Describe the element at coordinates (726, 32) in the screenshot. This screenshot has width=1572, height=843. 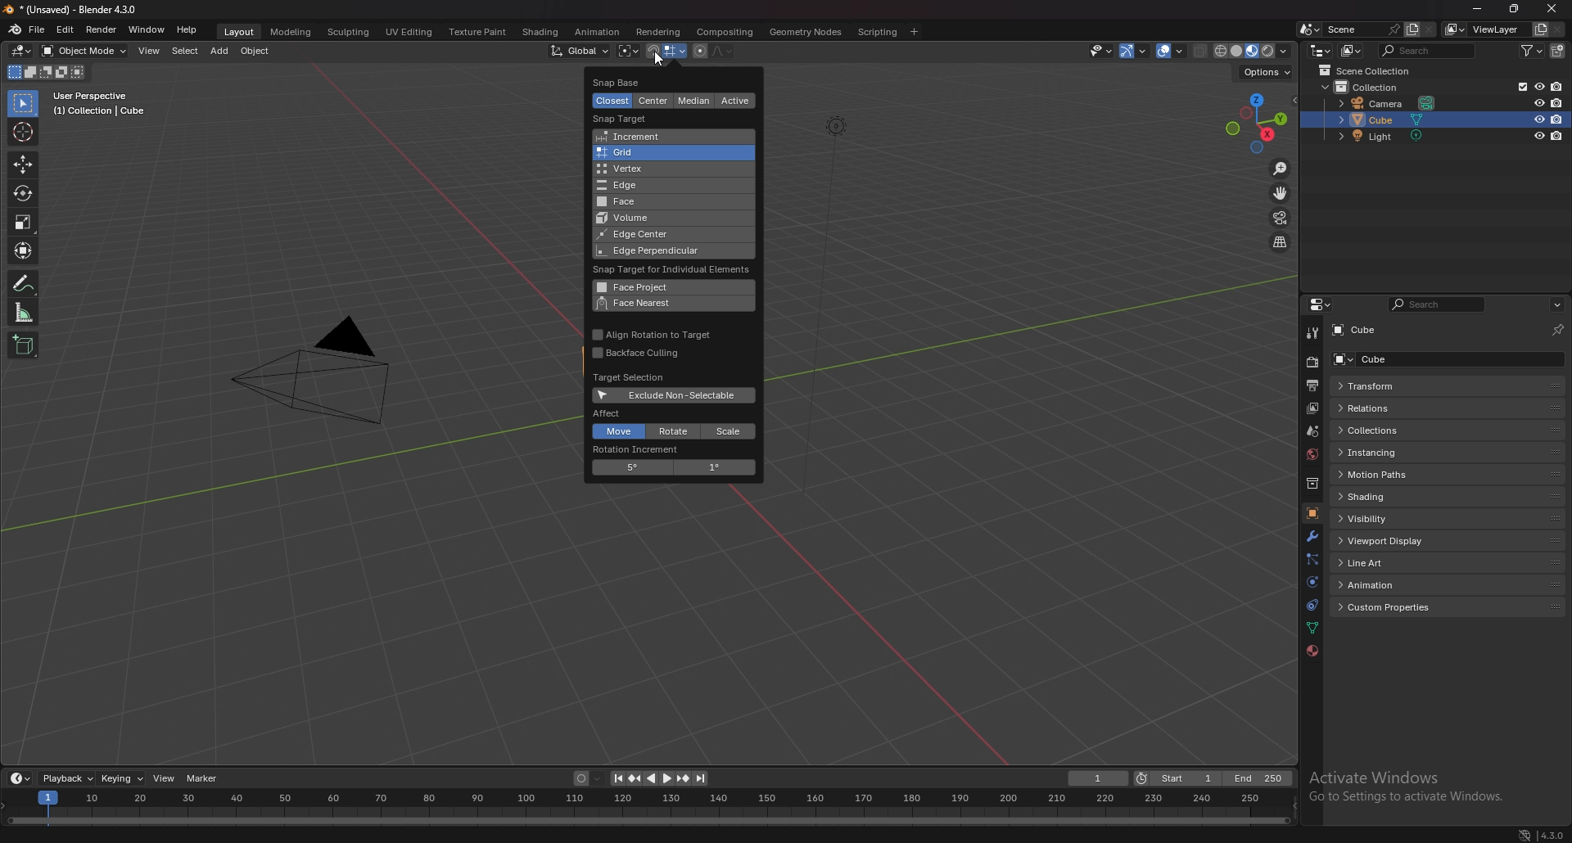
I see `compositing` at that location.